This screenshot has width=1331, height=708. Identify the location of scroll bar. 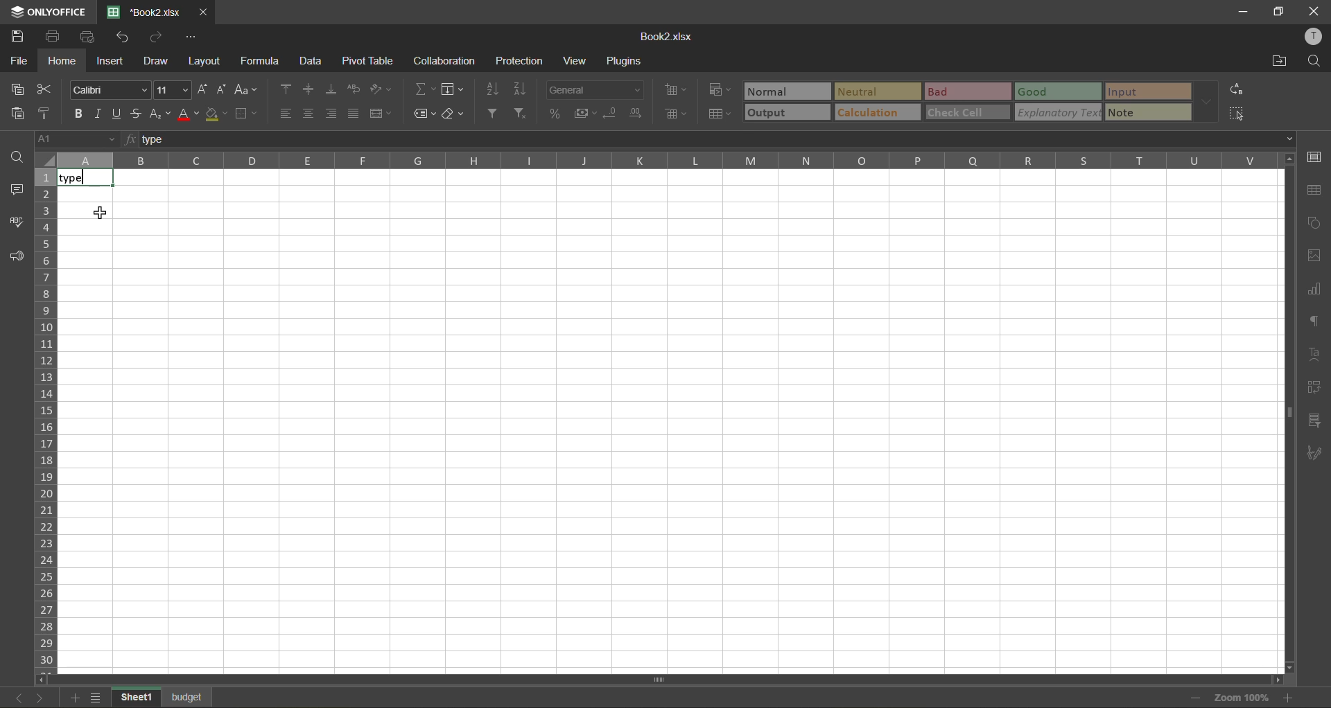
(1285, 326).